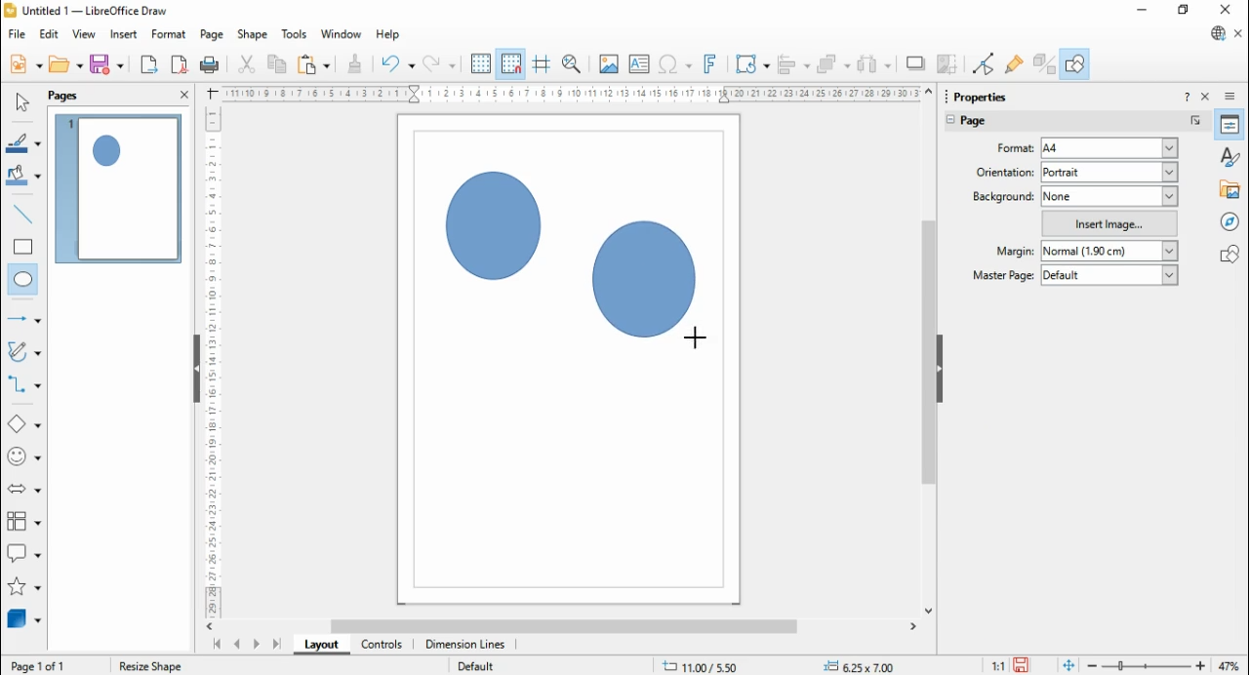 Image resolution: width=1249 pixels, height=675 pixels. Describe the element at coordinates (209, 64) in the screenshot. I see `print` at that location.